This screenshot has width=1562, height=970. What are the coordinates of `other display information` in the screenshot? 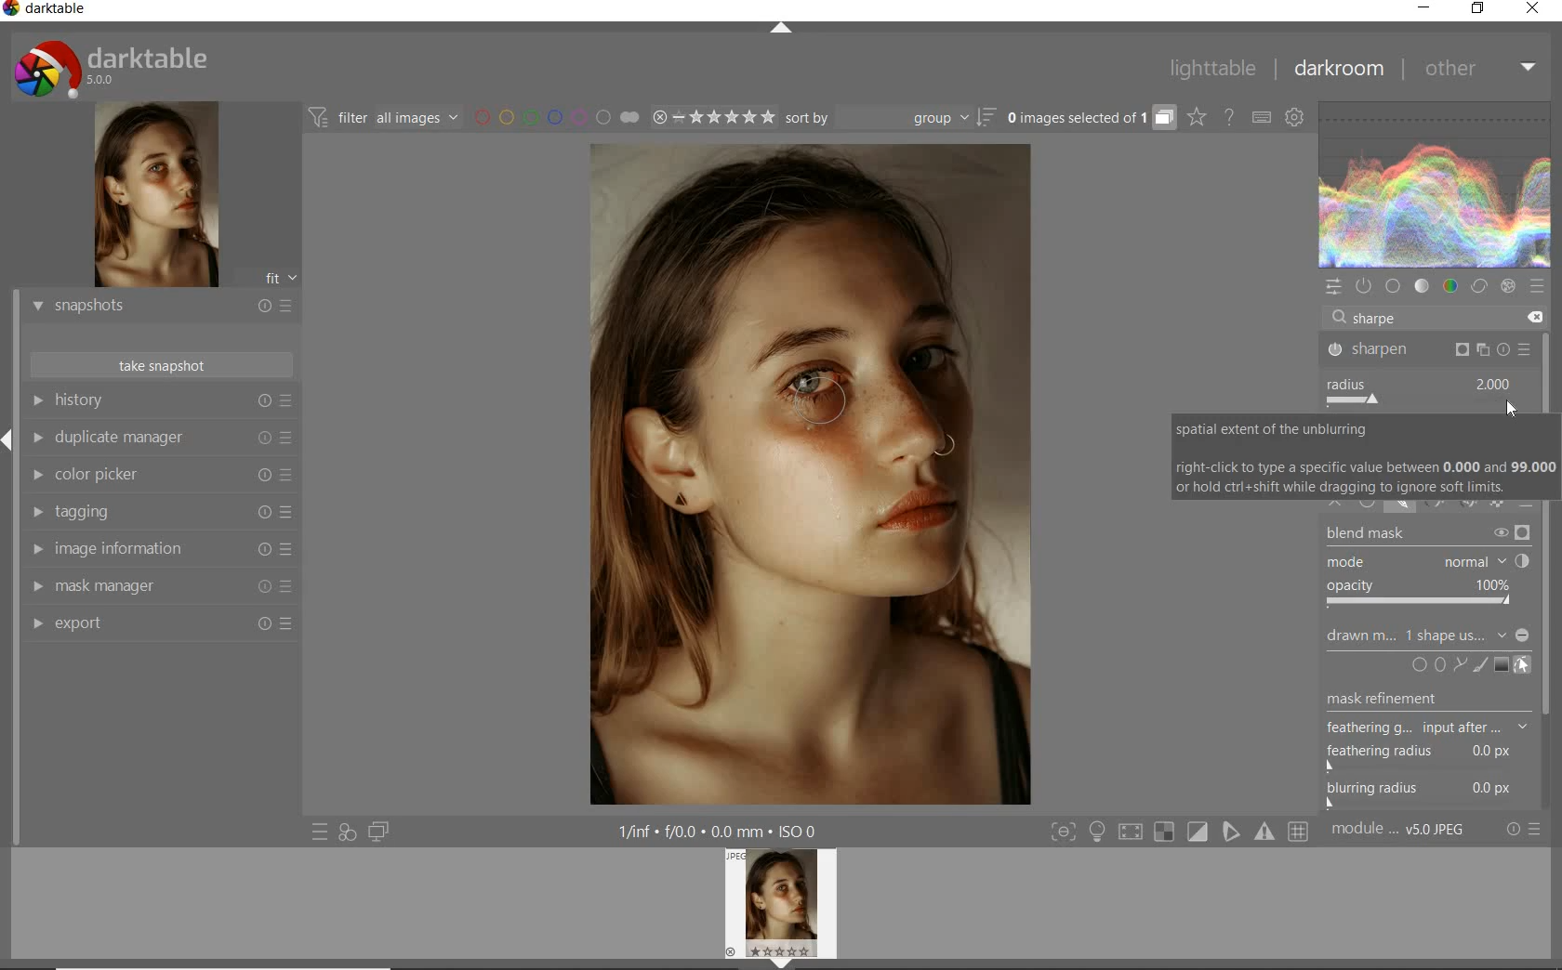 It's located at (721, 832).